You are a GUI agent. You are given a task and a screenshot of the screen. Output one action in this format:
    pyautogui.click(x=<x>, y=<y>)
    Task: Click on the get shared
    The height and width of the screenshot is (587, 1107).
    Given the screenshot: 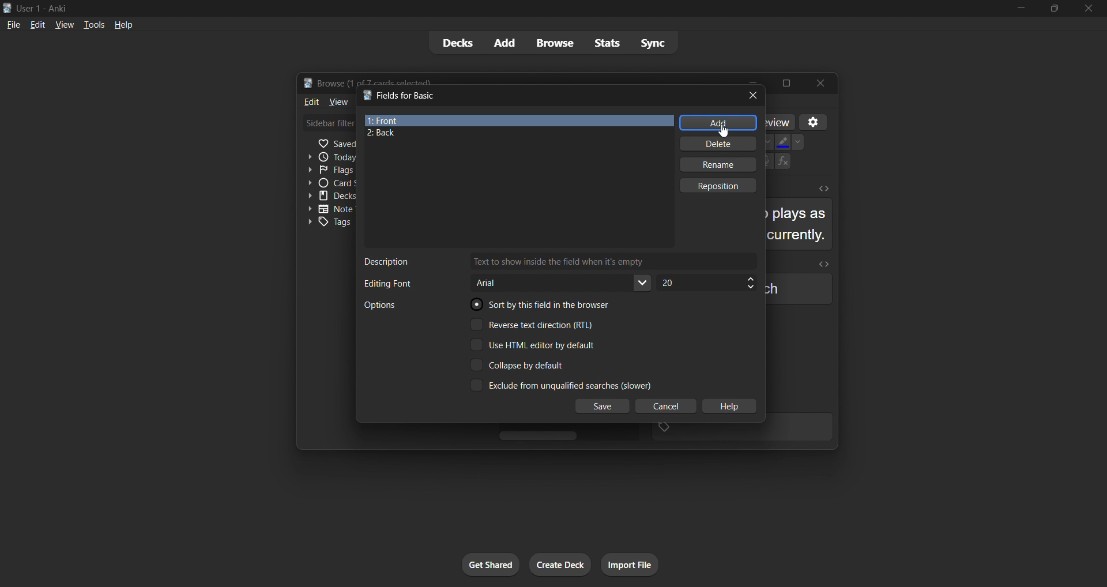 What is the action you would take?
    pyautogui.click(x=488, y=565)
    